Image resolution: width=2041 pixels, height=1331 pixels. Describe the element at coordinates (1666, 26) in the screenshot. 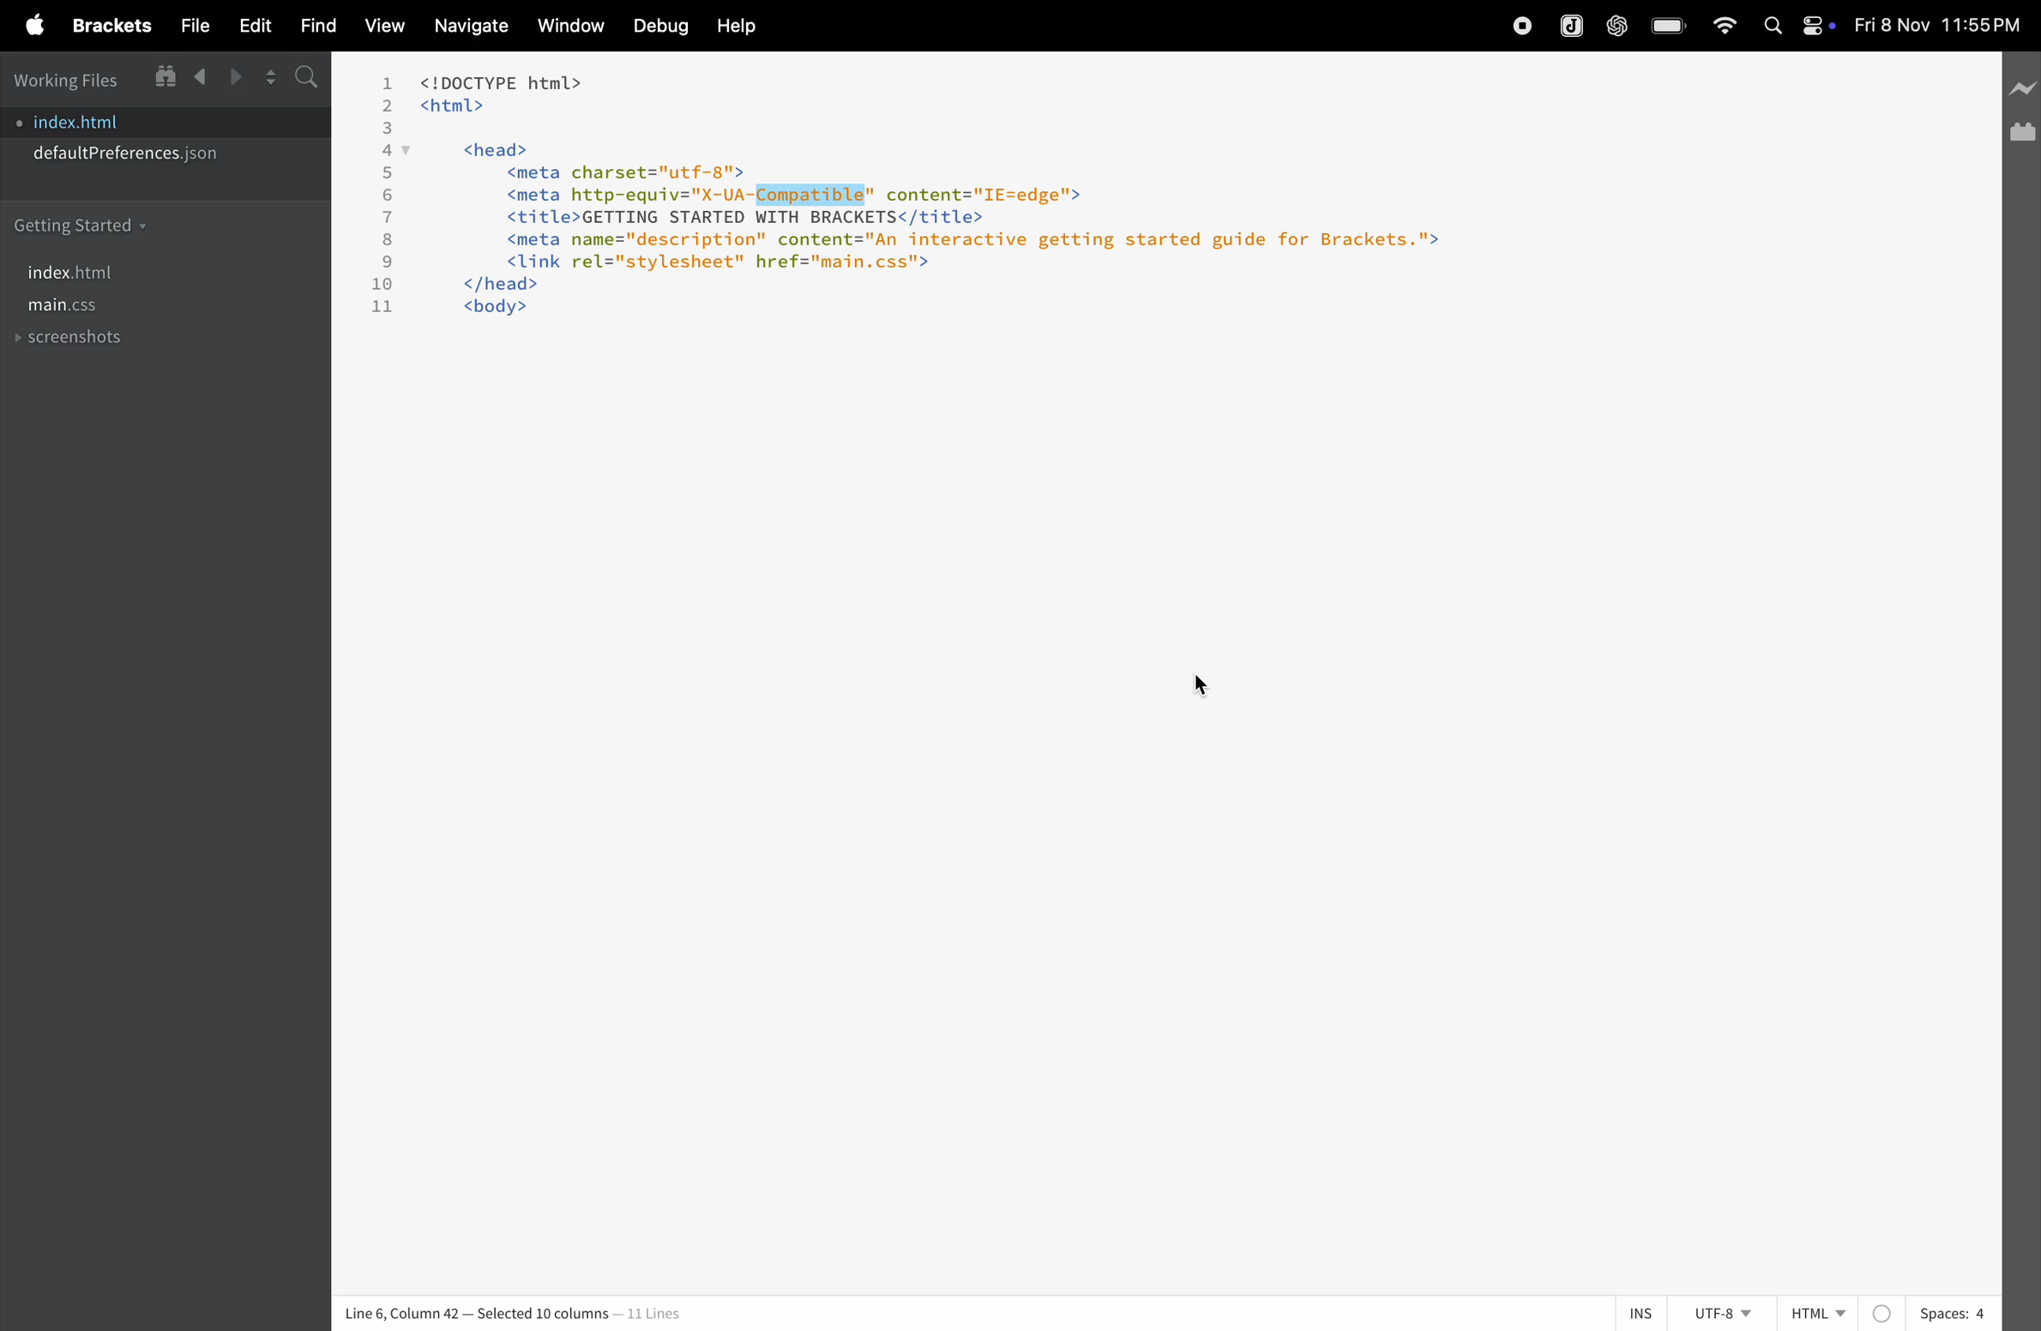

I see `battery` at that location.